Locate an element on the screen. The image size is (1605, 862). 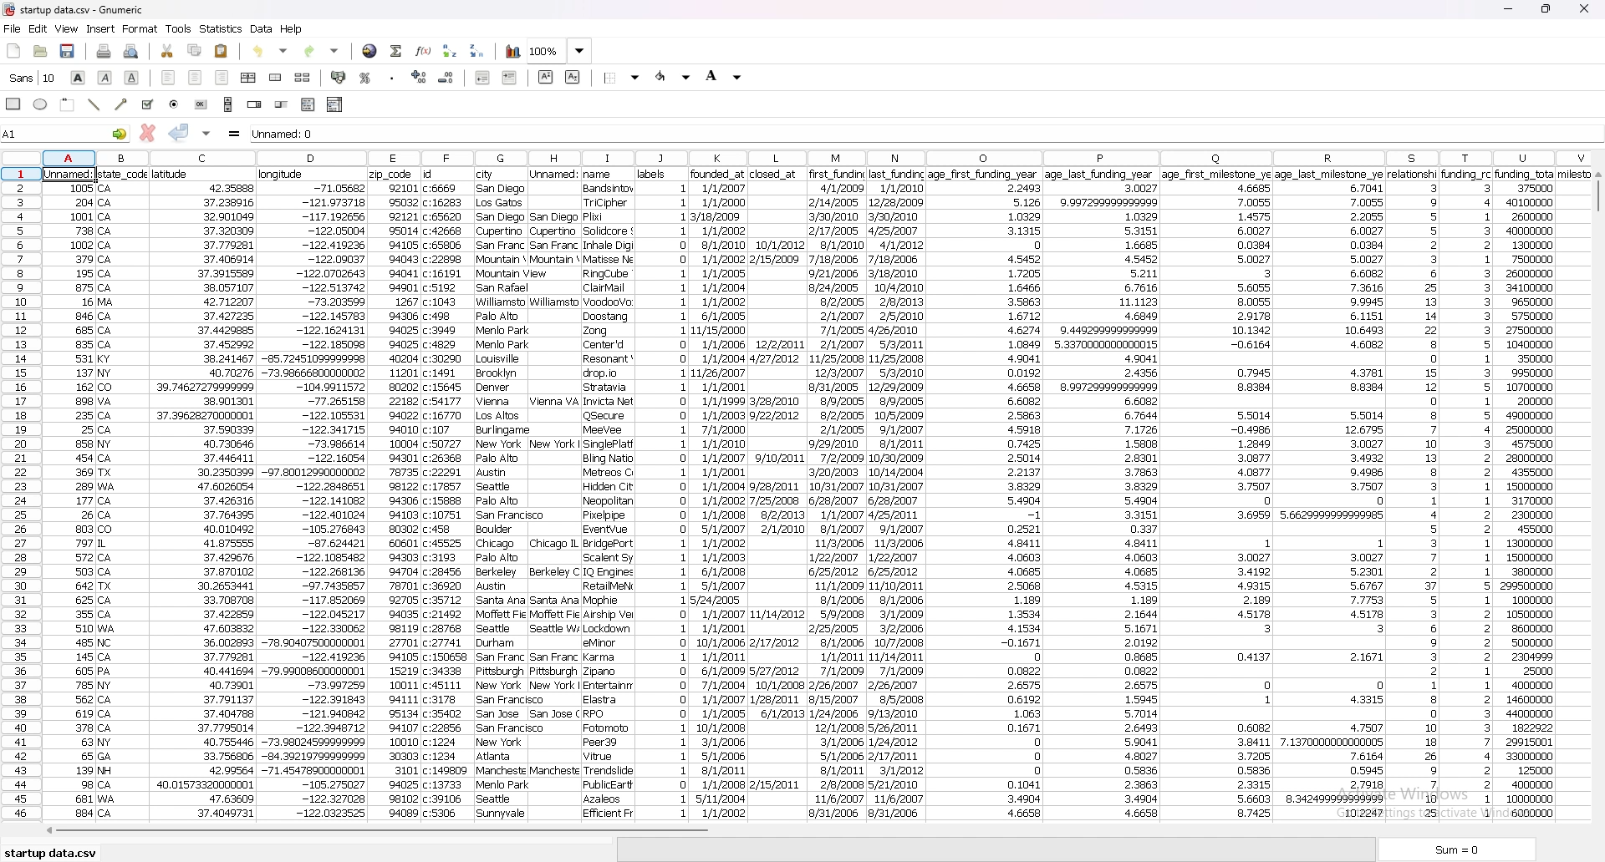
arrowed line is located at coordinates (120, 104).